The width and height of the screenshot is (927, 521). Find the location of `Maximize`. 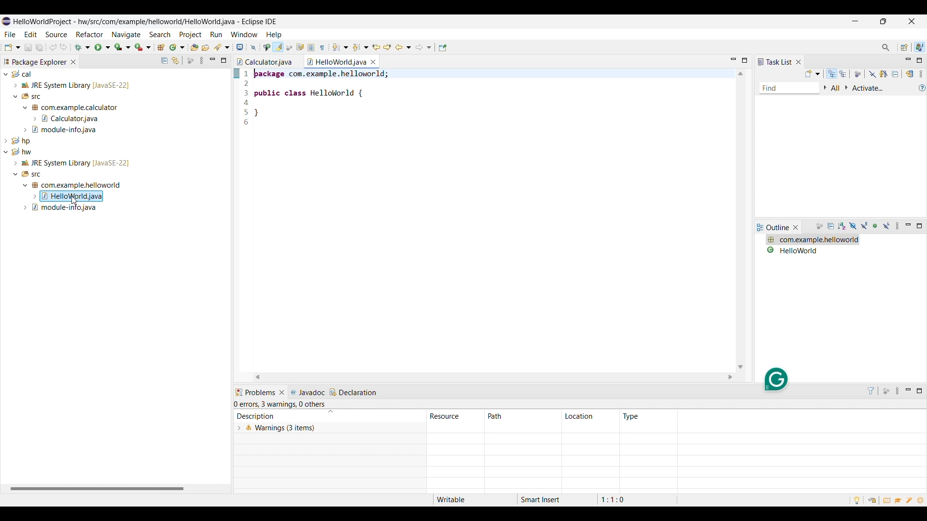

Maximize is located at coordinates (919, 60).